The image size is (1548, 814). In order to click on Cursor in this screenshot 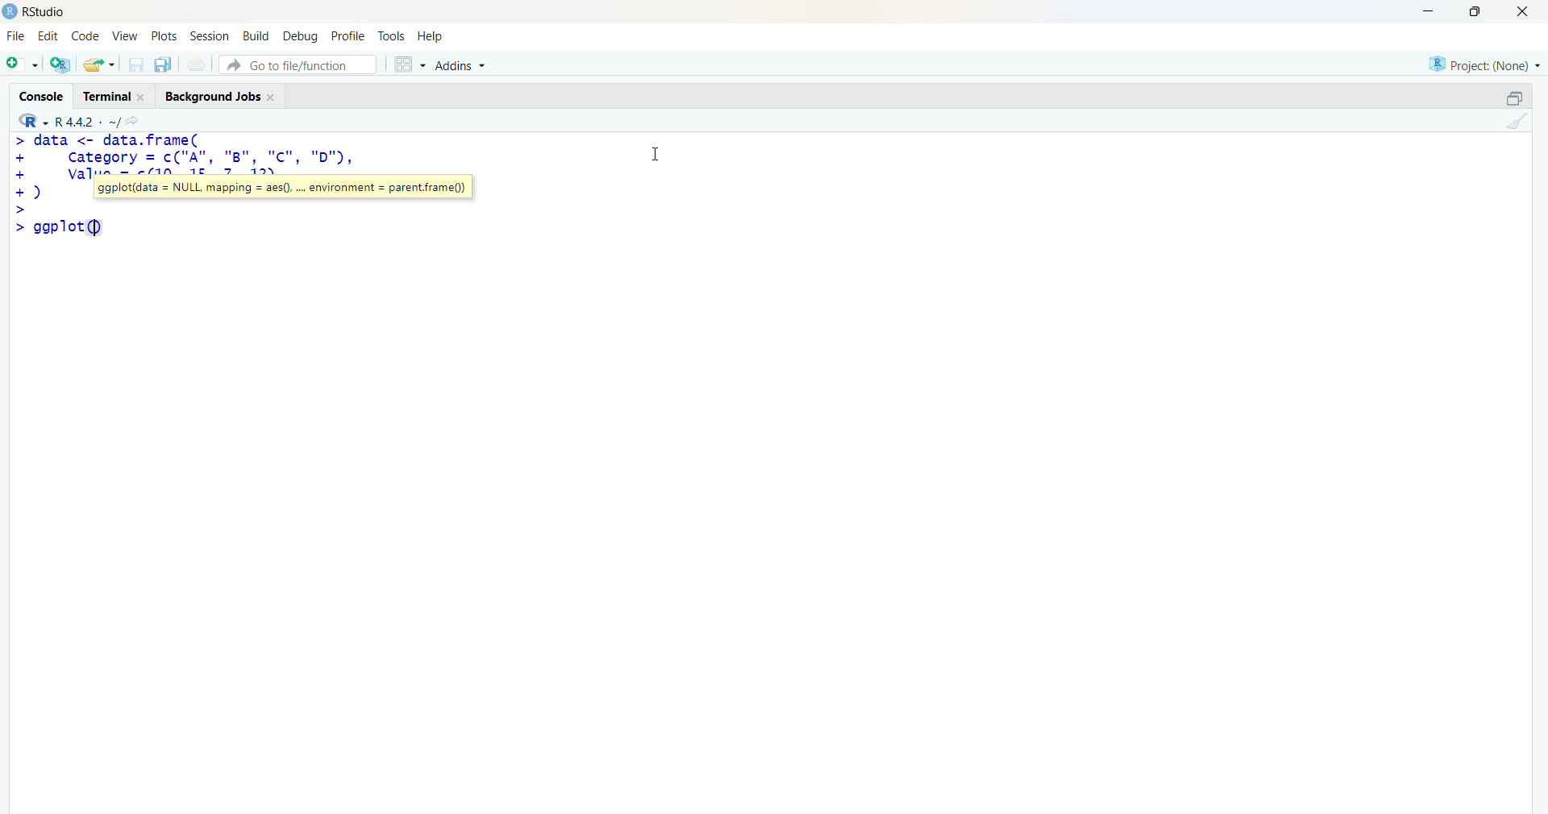, I will do `click(656, 152)`.